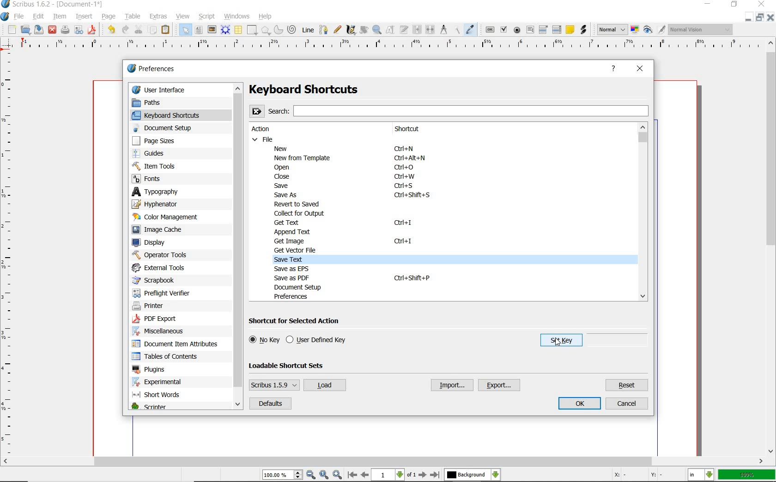 The width and height of the screenshot is (776, 482). What do you see at coordinates (239, 30) in the screenshot?
I see `table` at bounding box center [239, 30].